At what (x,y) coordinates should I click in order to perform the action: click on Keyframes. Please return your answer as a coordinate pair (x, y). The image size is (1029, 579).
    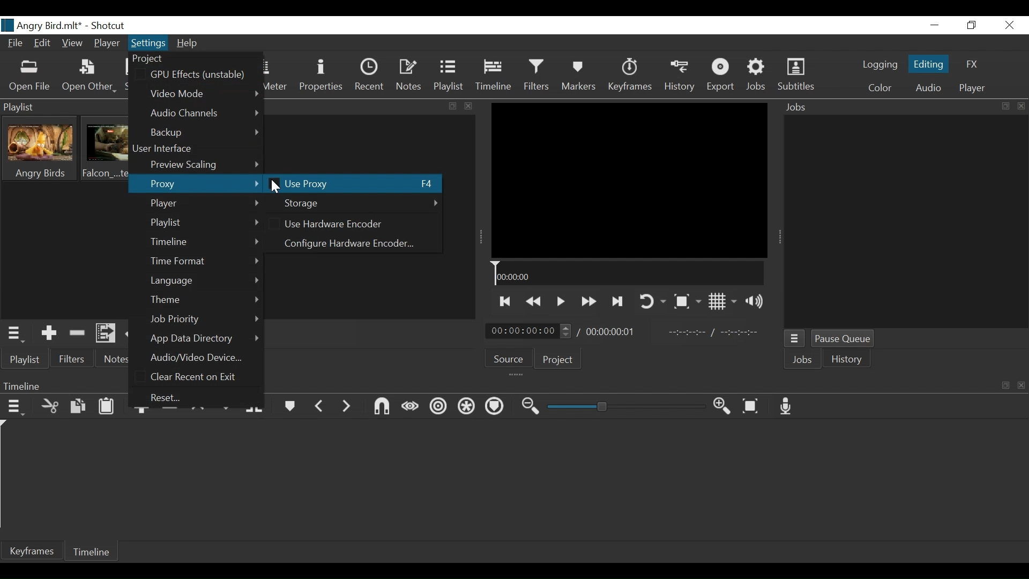
    Looking at the image, I should click on (629, 76).